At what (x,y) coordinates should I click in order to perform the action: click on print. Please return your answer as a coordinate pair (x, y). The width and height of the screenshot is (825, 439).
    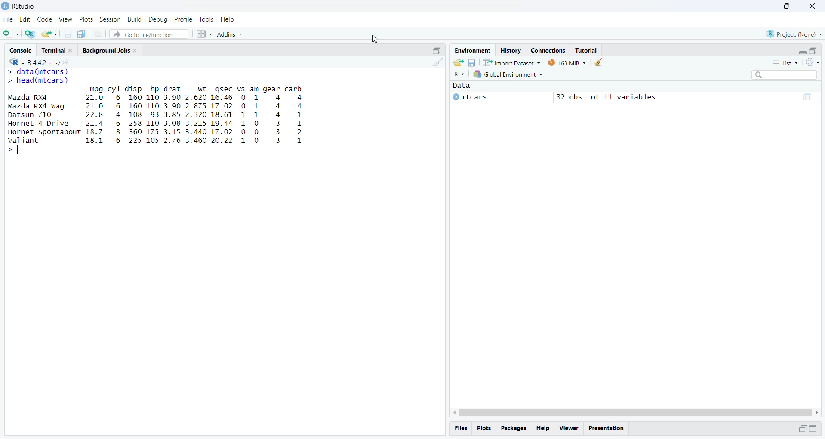
    Looking at the image, I should click on (98, 34).